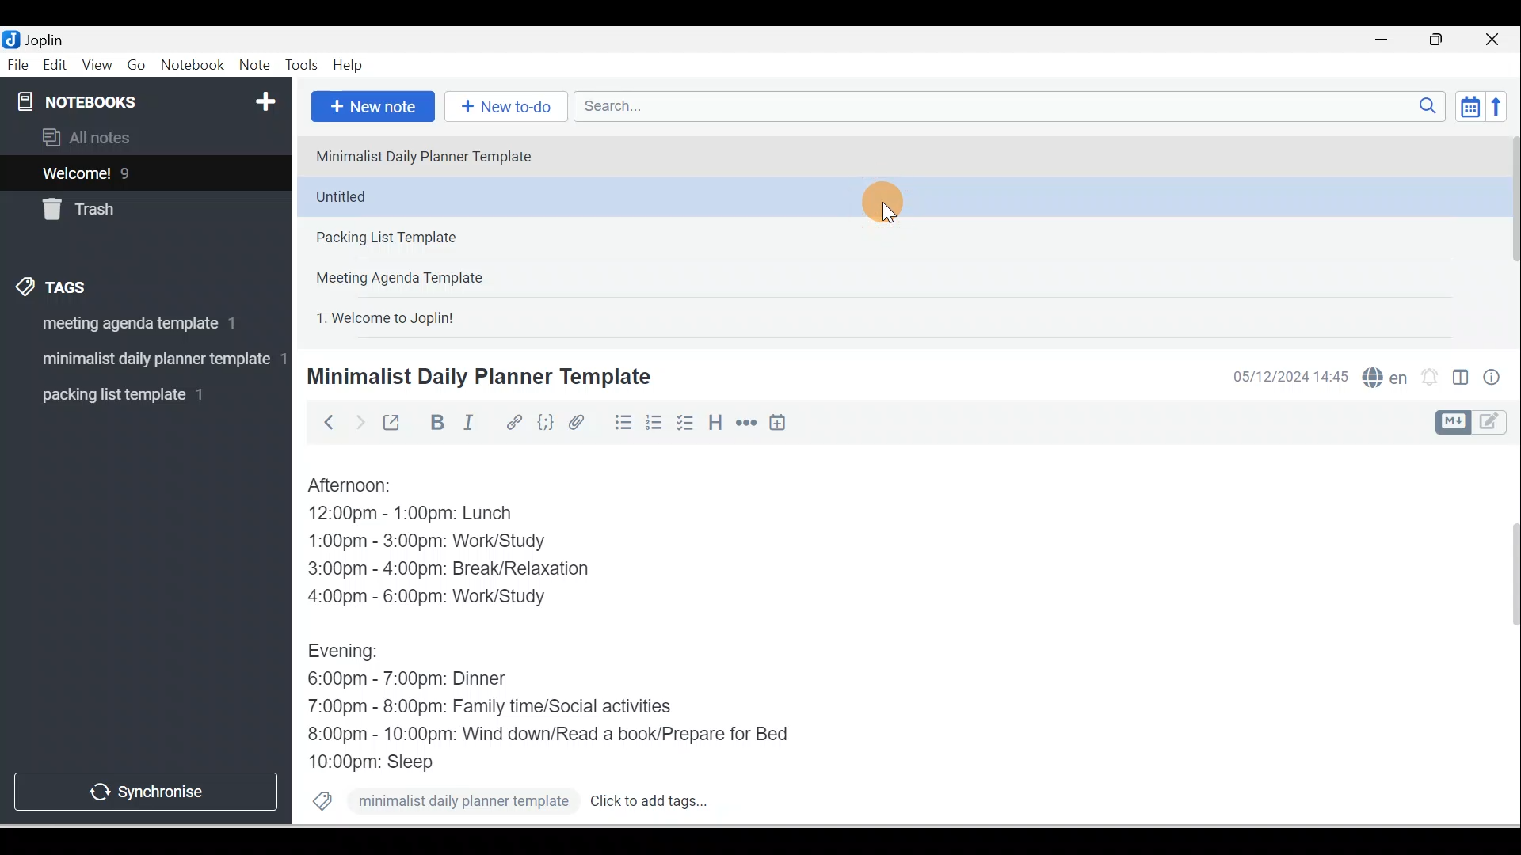 The height and width of the screenshot is (855, 1521). I want to click on Toggle editors, so click(1461, 380).